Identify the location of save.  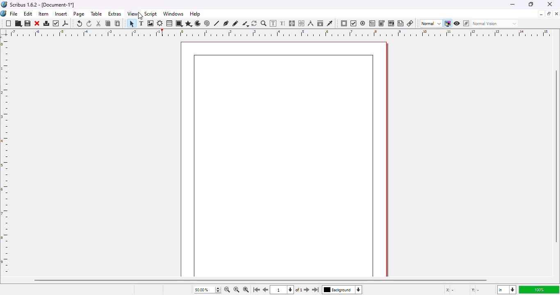
(28, 24).